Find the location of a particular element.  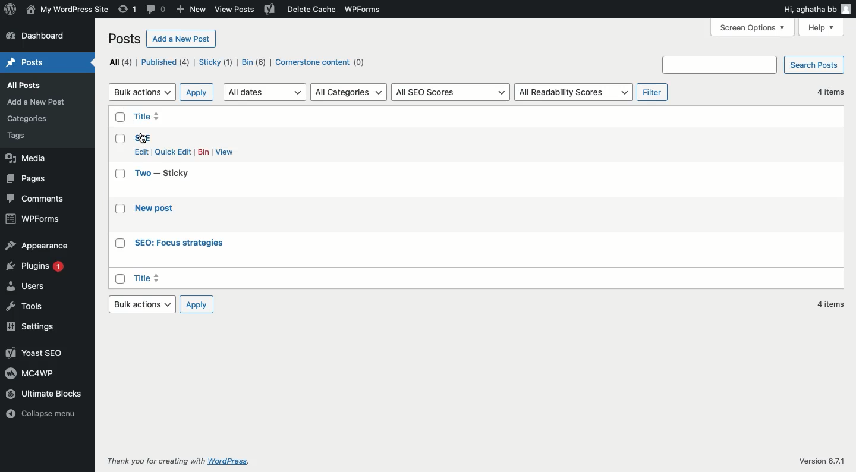

Ultimate Blocks is located at coordinates (51, 394).